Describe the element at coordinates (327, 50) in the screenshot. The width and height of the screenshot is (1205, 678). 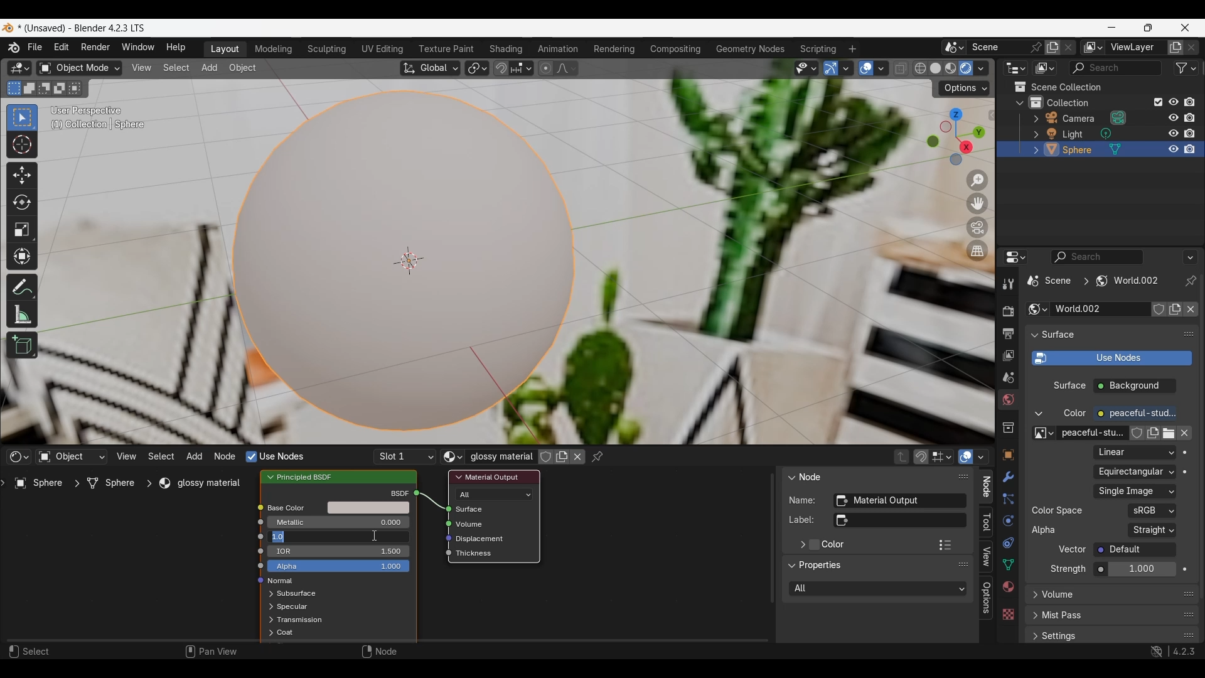
I see `Sculpting workspace` at that location.